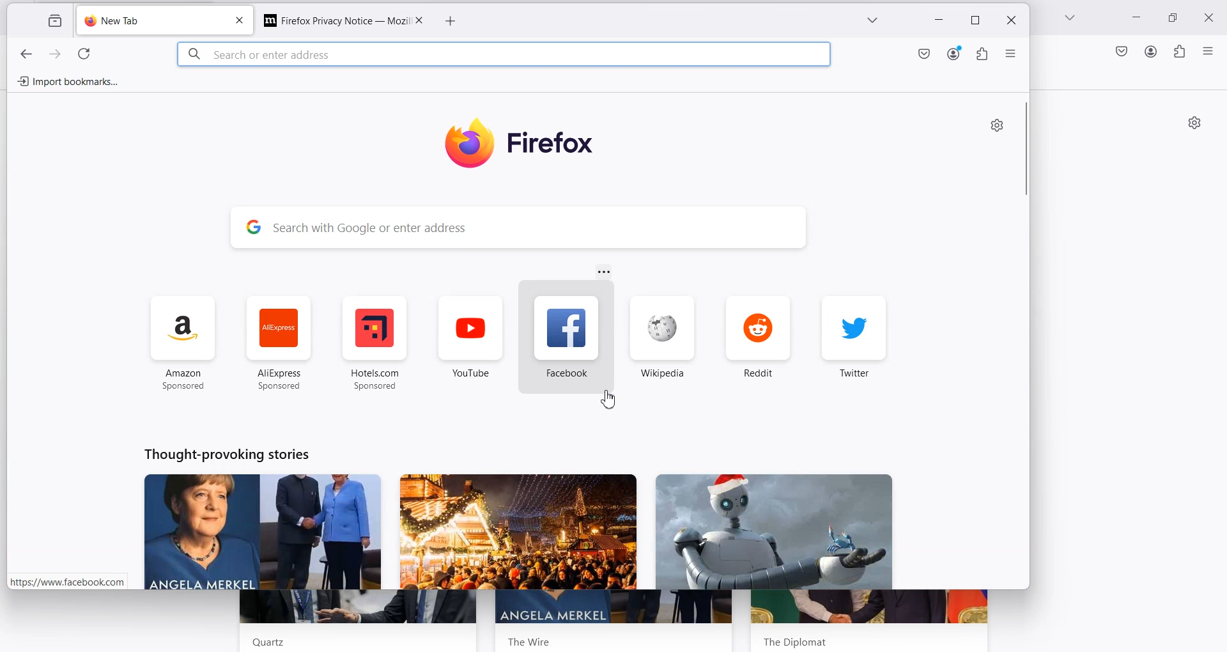 Image resolution: width=1227 pixels, height=652 pixels. What do you see at coordinates (215, 451) in the screenshot?
I see `Thought-provoking stories` at bounding box center [215, 451].